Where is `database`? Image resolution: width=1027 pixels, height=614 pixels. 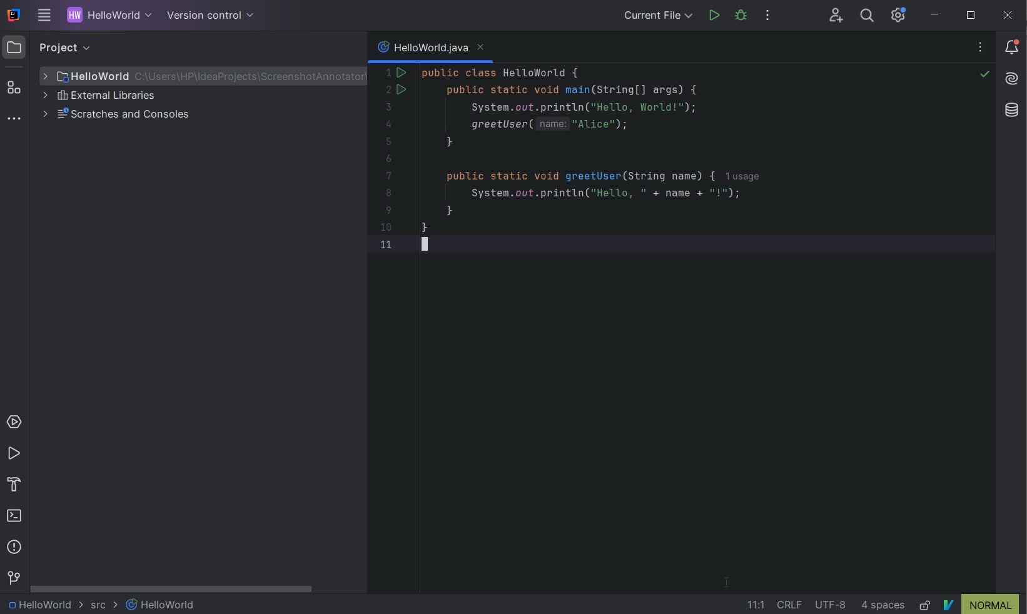 database is located at coordinates (1013, 111).